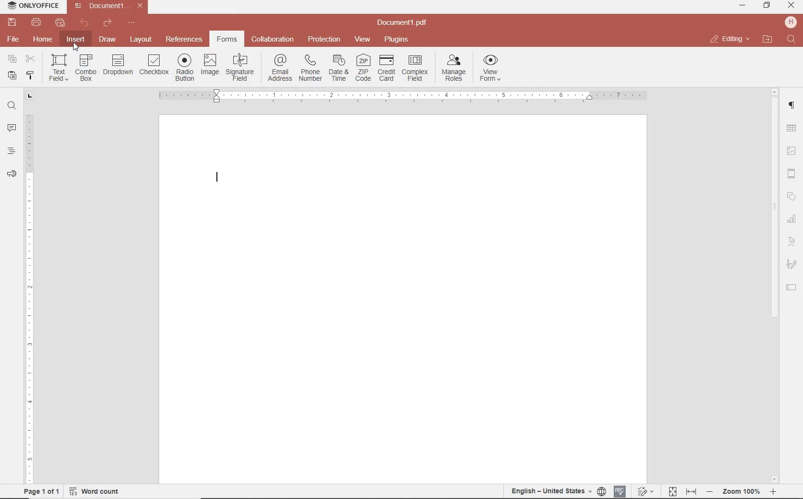 This screenshot has height=499, width=803. I want to click on TABLE, so click(792, 130).